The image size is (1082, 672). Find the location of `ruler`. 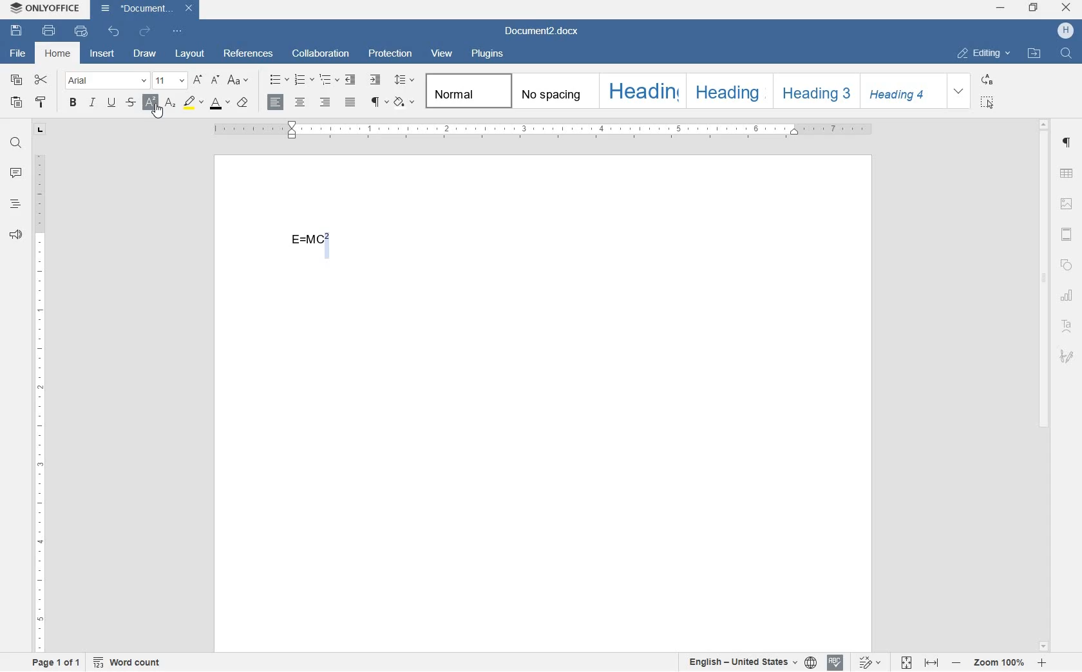

ruler is located at coordinates (555, 130).